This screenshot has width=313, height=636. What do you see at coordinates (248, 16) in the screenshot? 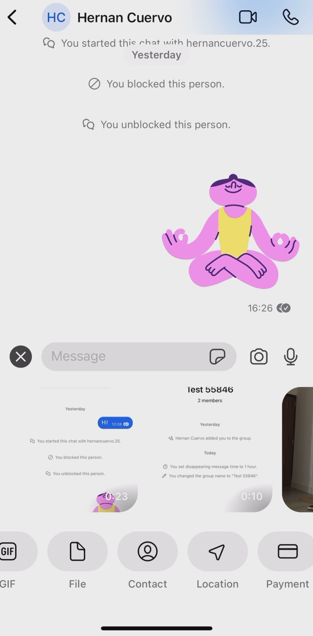
I see `videocall` at bounding box center [248, 16].